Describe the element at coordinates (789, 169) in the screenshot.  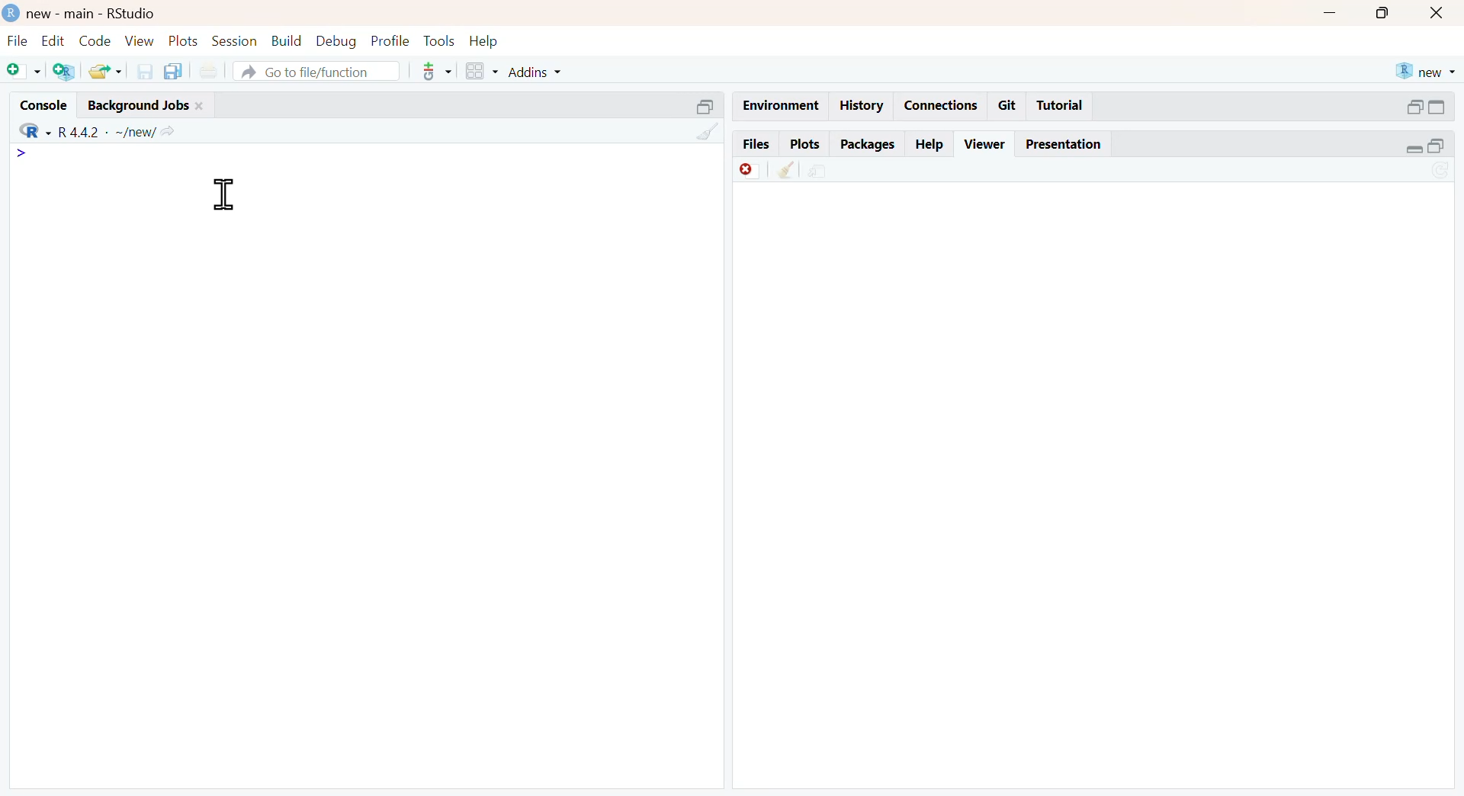
I see `clean` at that location.